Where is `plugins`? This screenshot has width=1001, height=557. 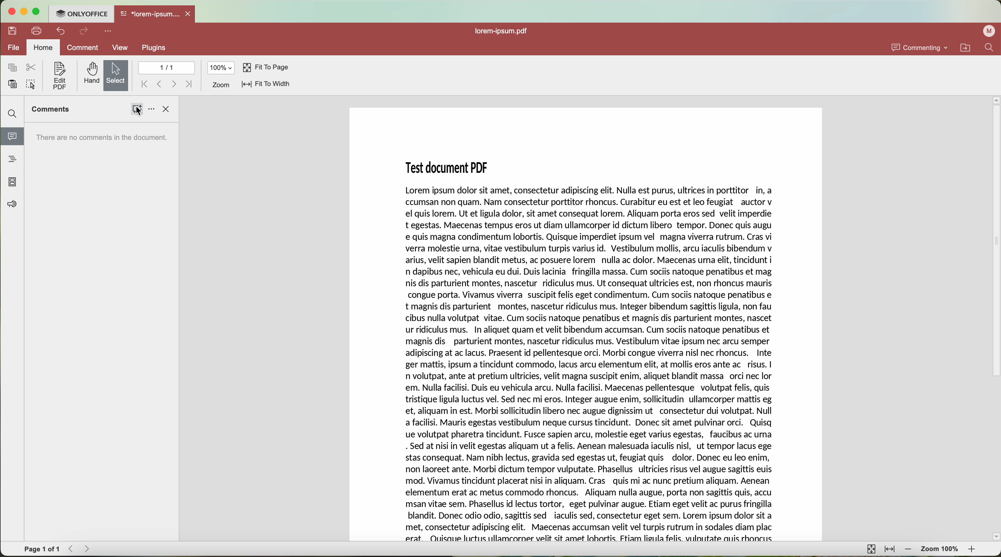 plugins is located at coordinates (153, 49).